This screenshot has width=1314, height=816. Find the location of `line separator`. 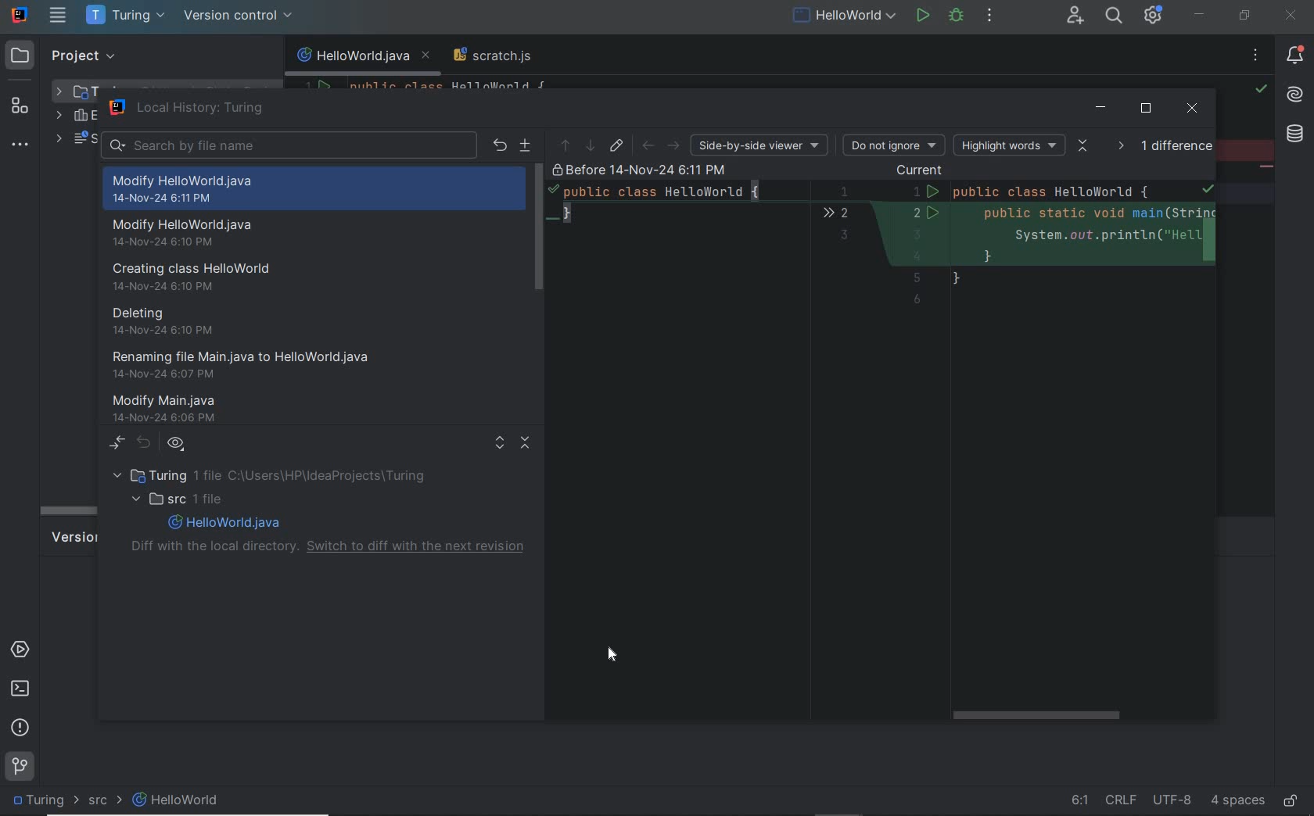

line separator is located at coordinates (1124, 799).